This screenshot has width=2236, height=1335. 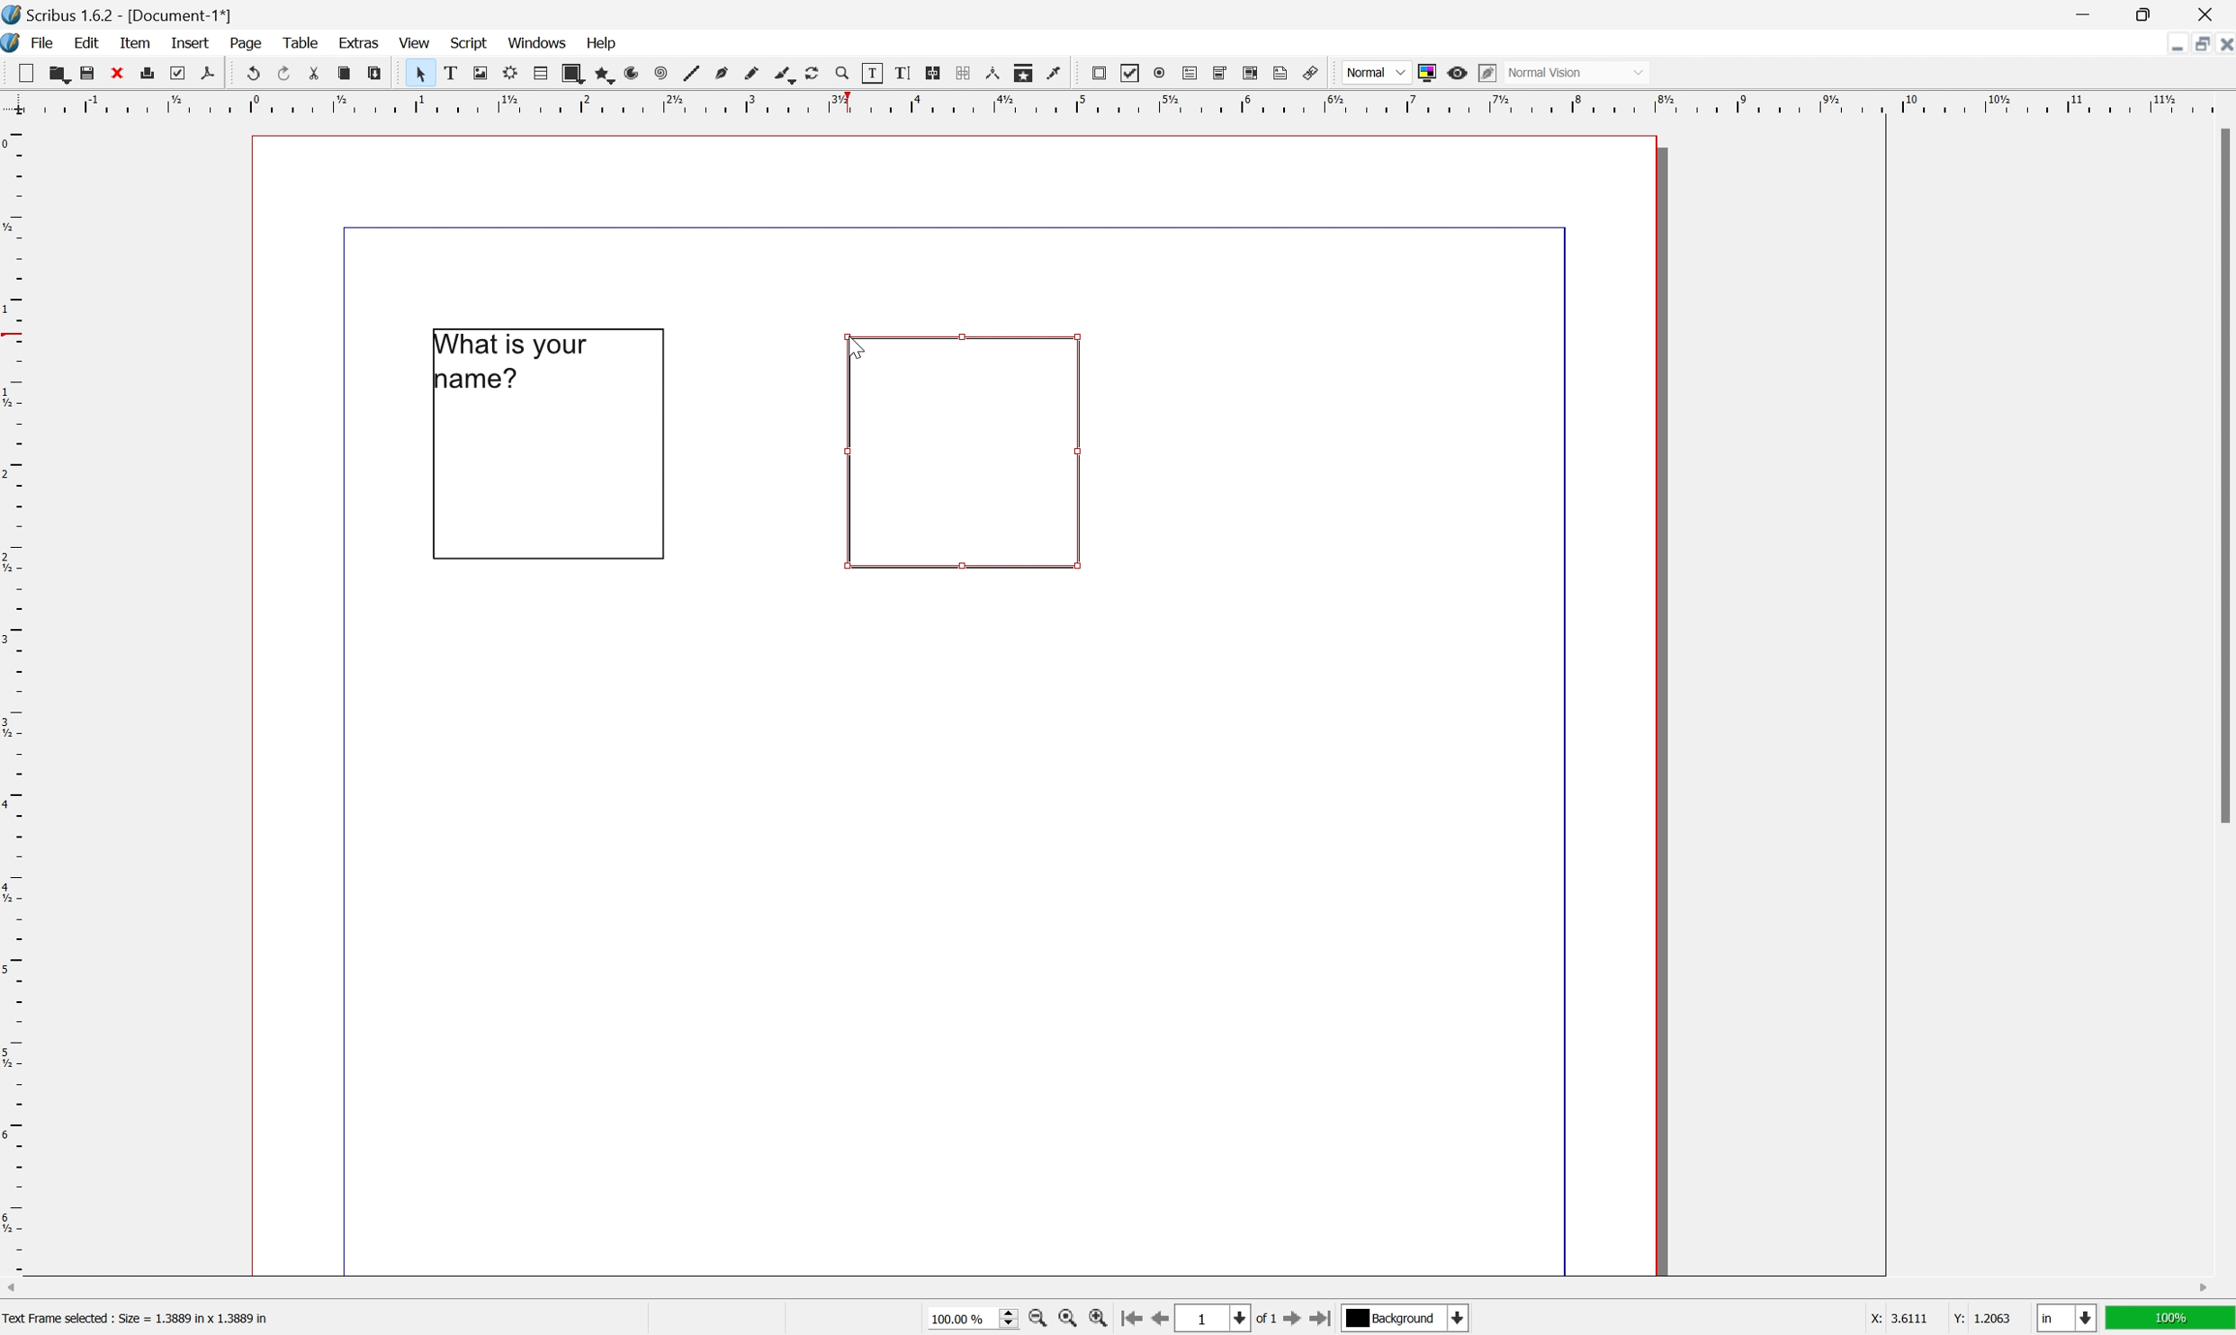 What do you see at coordinates (45, 44) in the screenshot?
I see `file` at bounding box center [45, 44].